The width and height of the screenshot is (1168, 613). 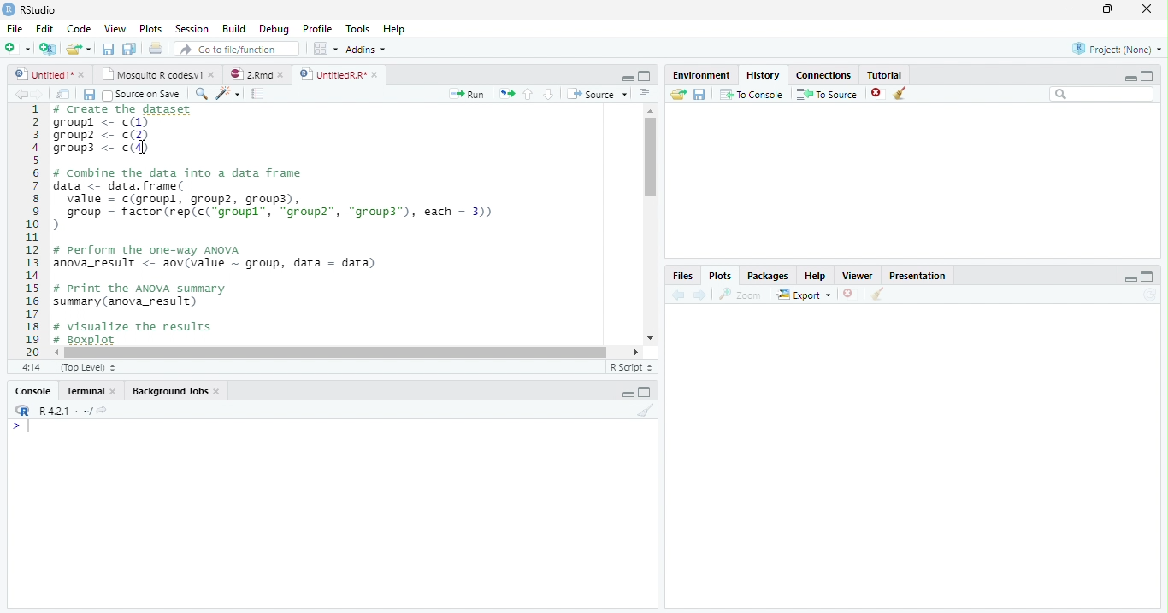 What do you see at coordinates (549, 95) in the screenshot?
I see `Go to next section ` at bounding box center [549, 95].